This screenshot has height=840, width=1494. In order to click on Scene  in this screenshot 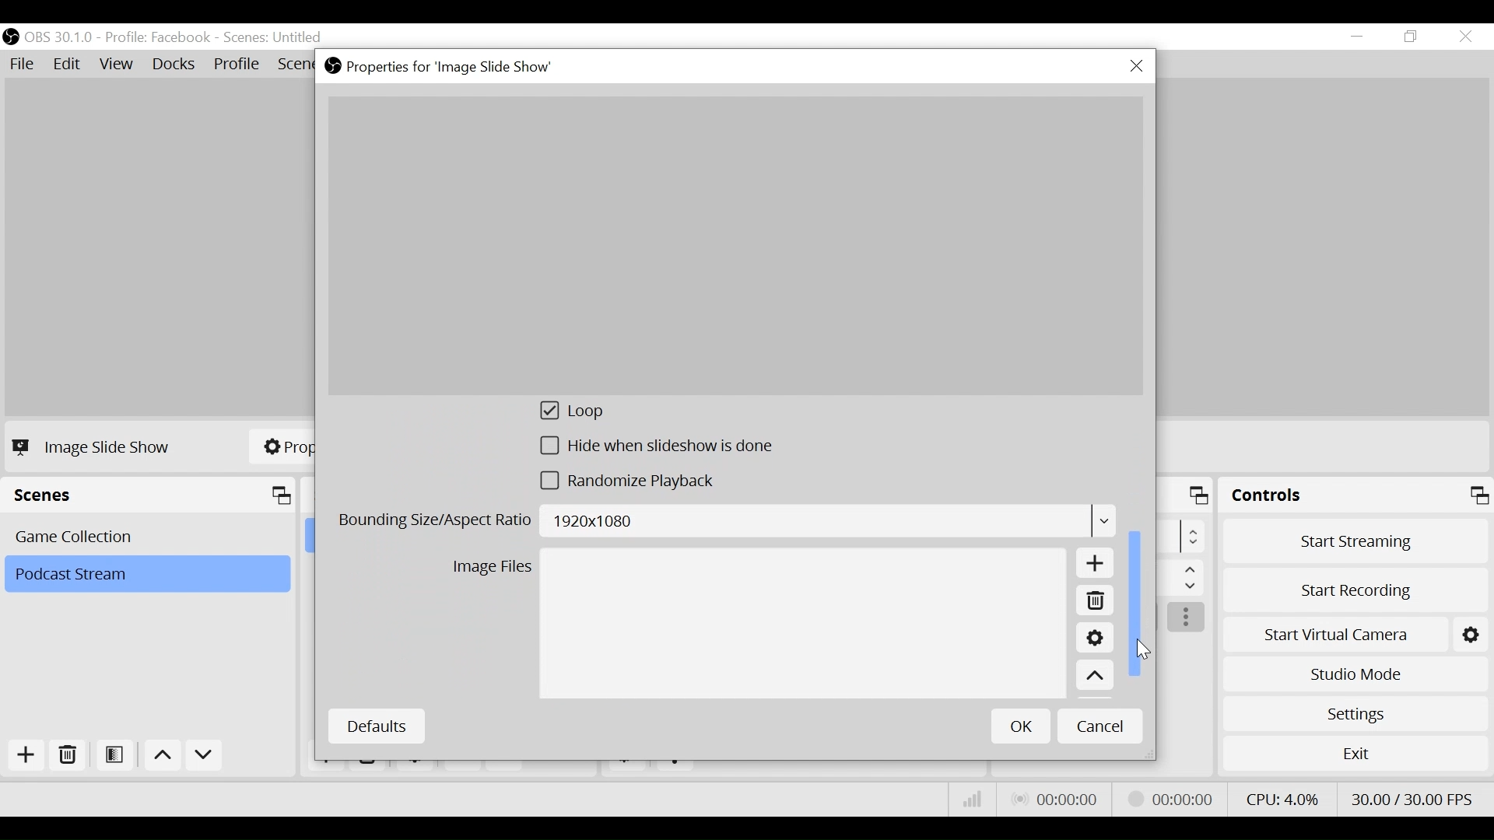, I will do `click(146, 575)`.